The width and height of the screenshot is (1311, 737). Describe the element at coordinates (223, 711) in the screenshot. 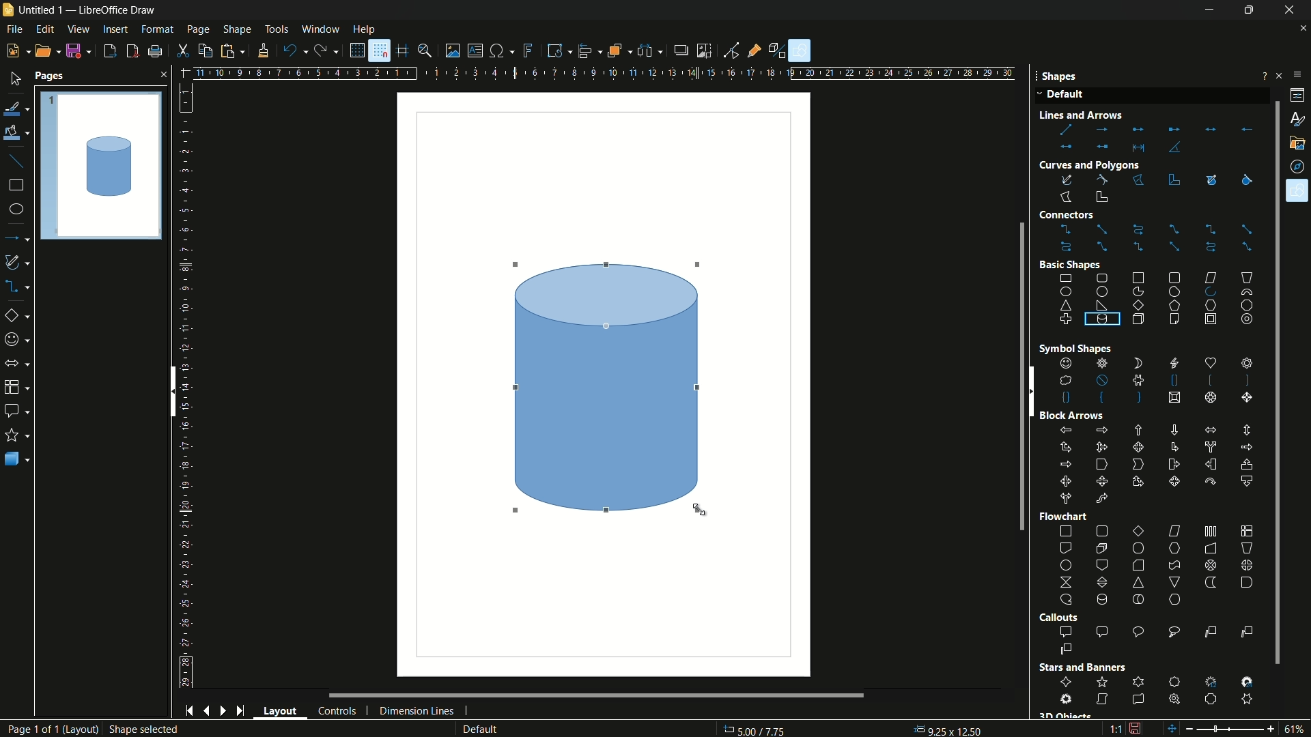

I see `next page` at that location.